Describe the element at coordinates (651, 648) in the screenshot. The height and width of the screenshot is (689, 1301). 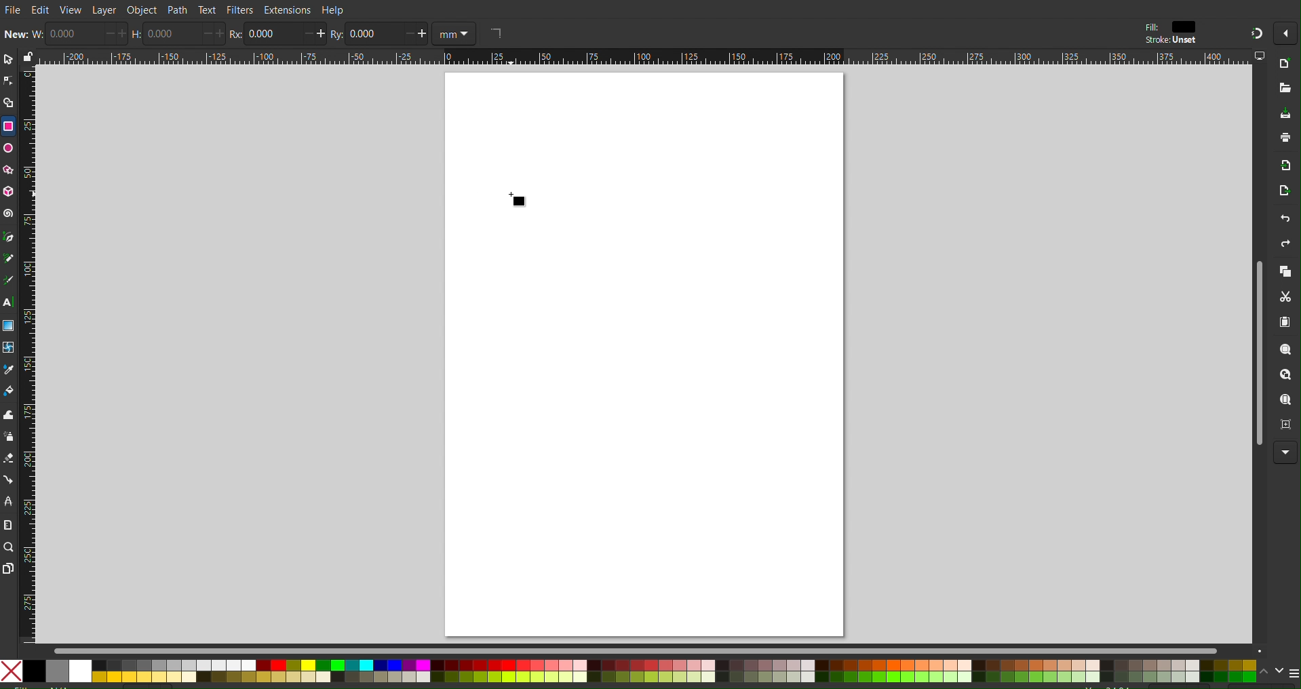
I see `Scrollbar` at that location.